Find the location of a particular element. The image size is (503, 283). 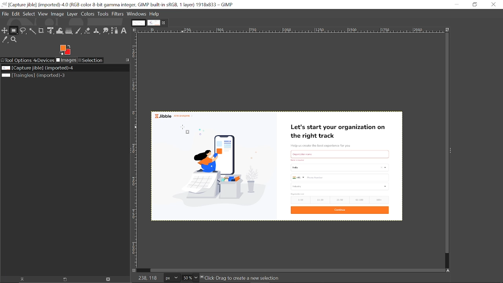

Fuzzy select tool is located at coordinates (32, 31).